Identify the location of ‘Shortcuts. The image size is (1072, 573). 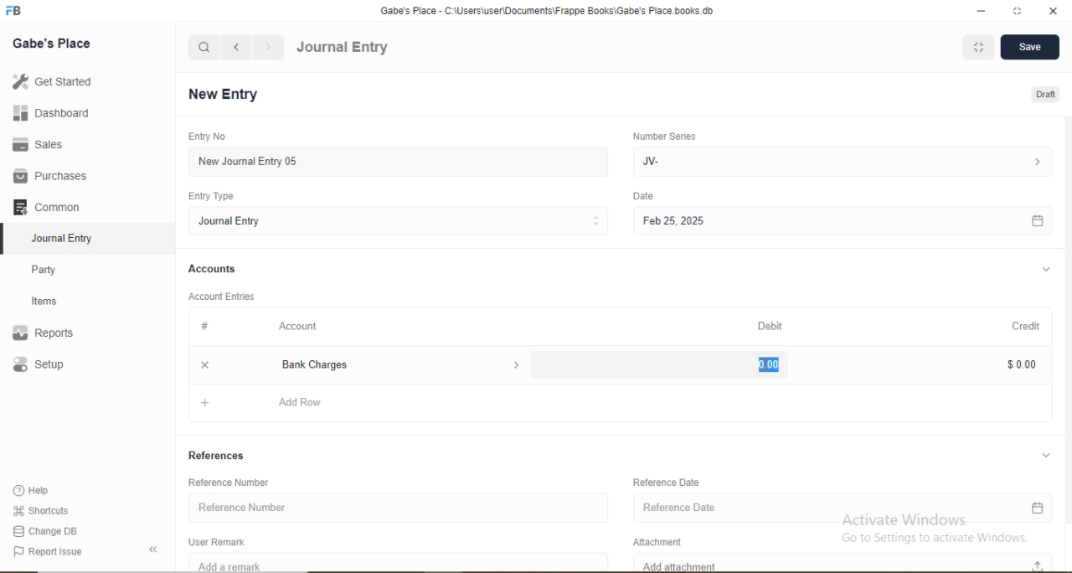
(43, 509).